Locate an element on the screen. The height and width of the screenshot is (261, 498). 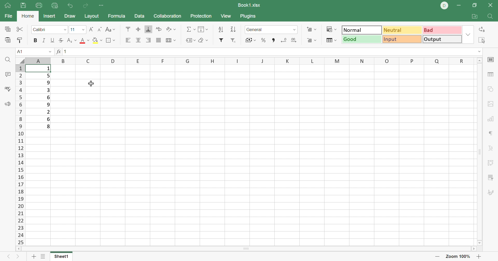
chart settings is located at coordinates (491, 119).